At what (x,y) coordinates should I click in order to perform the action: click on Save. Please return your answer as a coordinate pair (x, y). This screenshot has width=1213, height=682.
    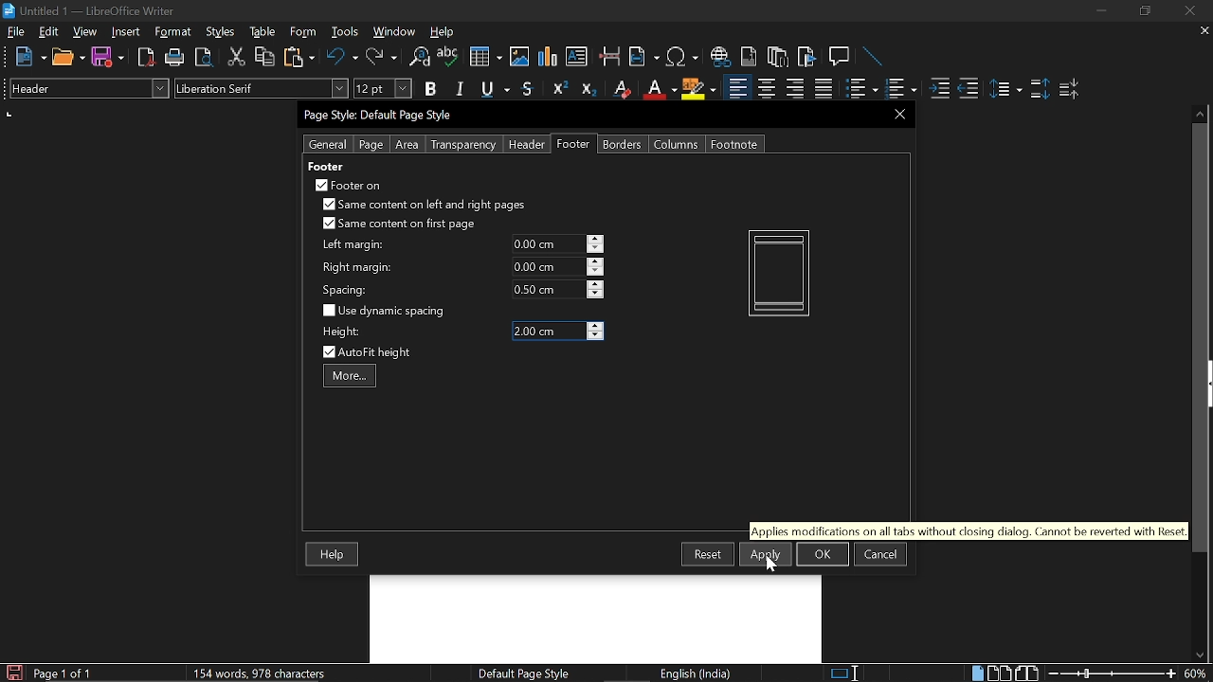
    Looking at the image, I should click on (12, 673).